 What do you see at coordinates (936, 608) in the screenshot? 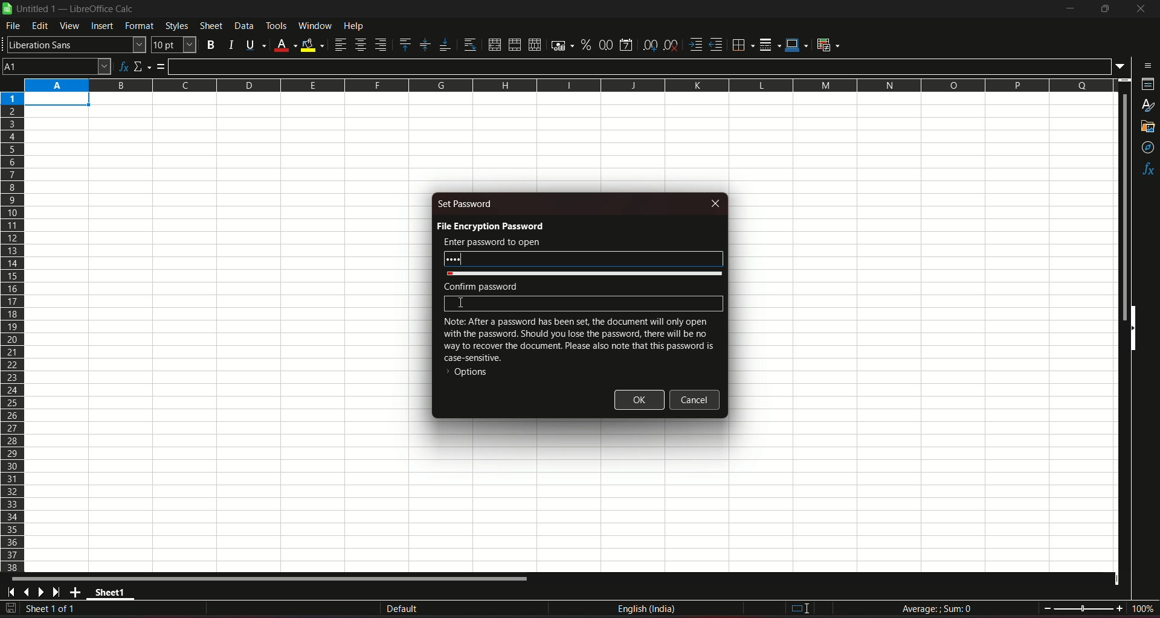
I see `formula` at bounding box center [936, 608].